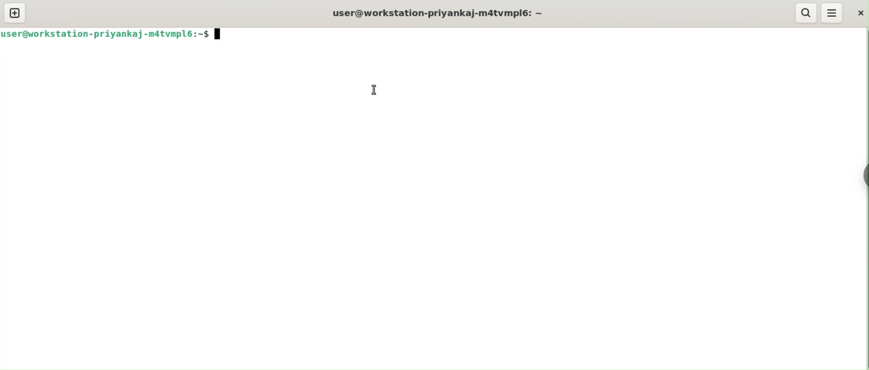  Describe the element at coordinates (374, 90) in the screenshot. I see `cursor` at that location.